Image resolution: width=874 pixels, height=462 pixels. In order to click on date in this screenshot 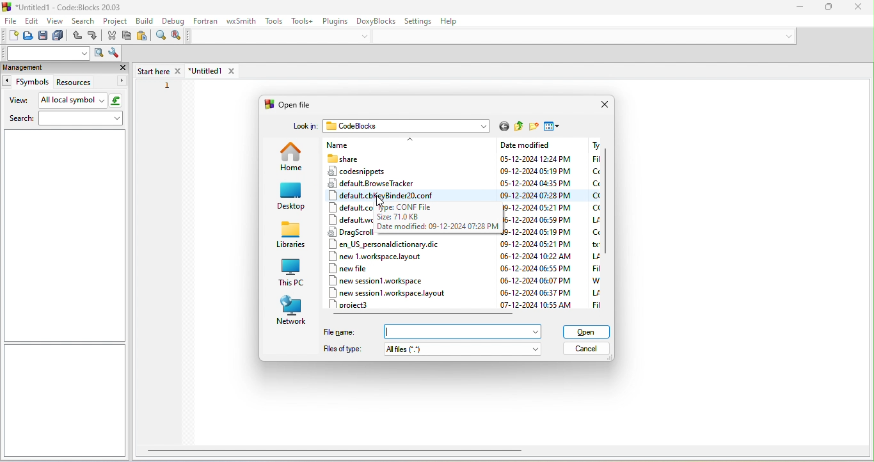, I will do `click(534, 280)`.